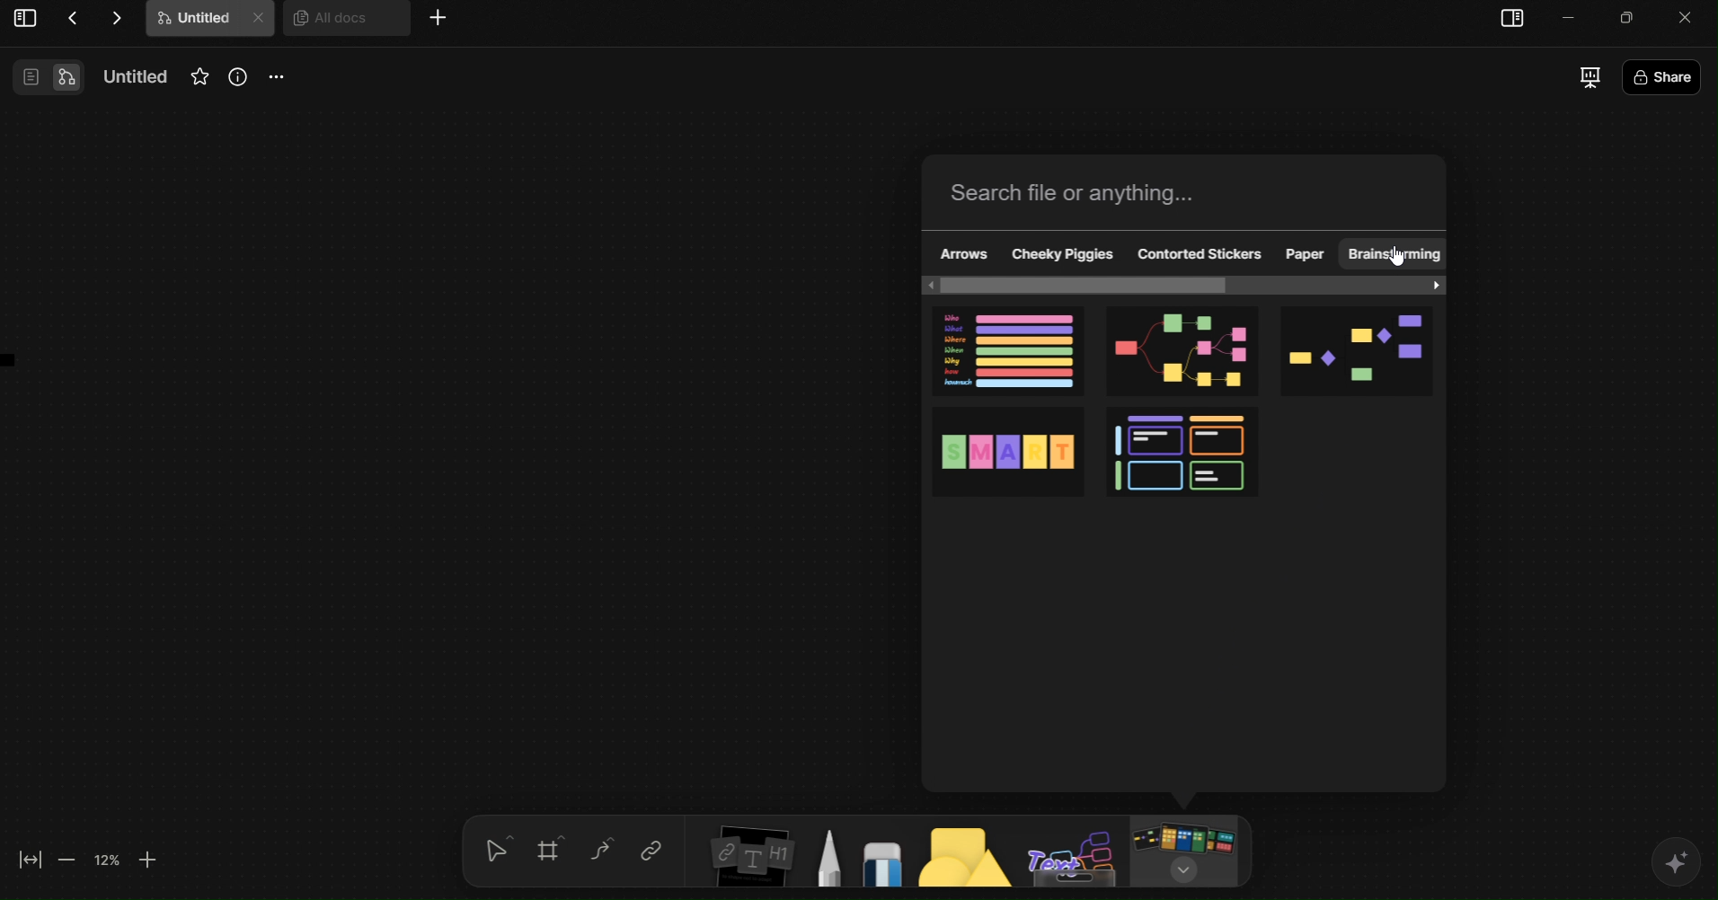 The width and height of the screenshot is (1718, 900). Describe the element at coordinates (1632, 16) in the screenshot. I see `Minimize` at that location.